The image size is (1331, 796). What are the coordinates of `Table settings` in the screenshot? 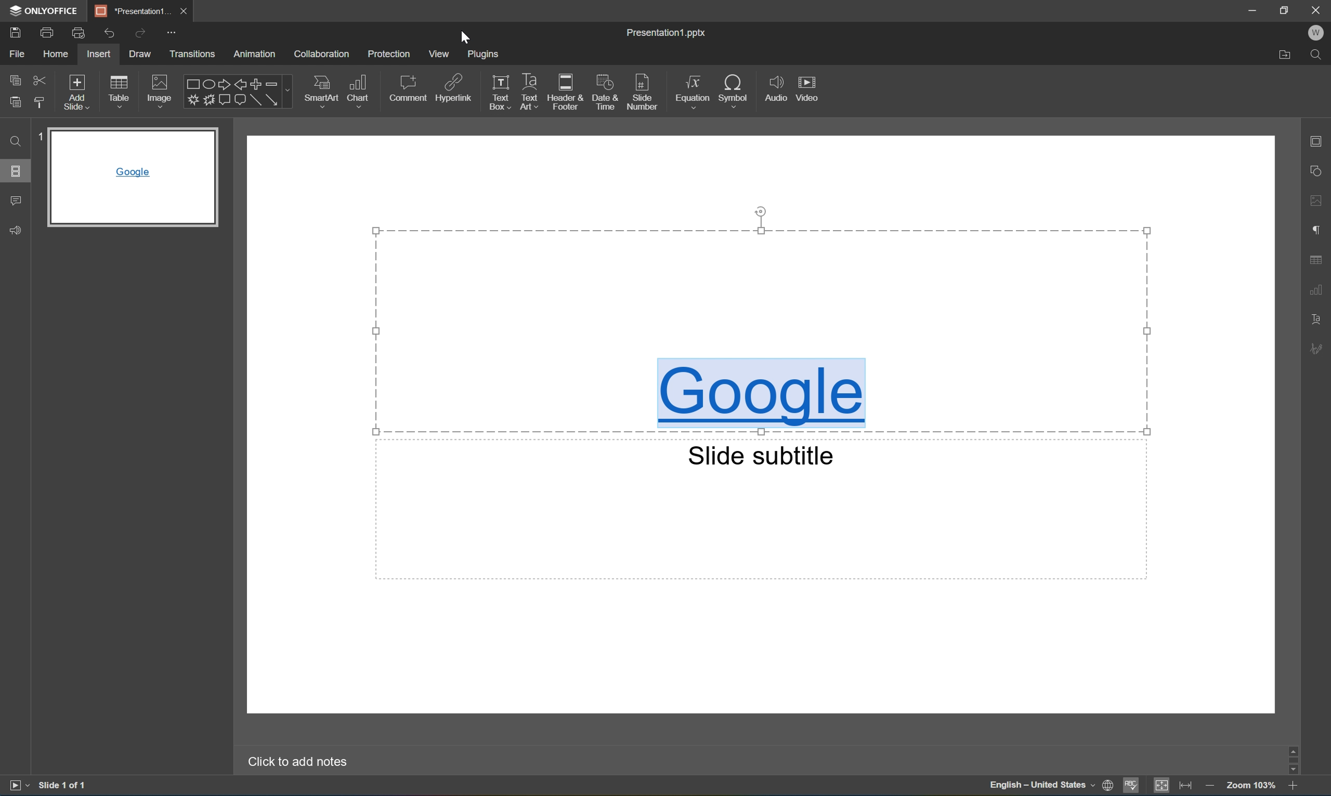 It's located at (1317, 260).